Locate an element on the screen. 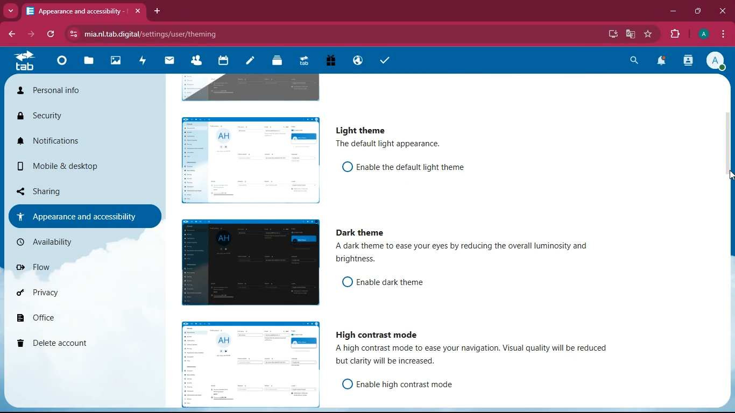  on/off button is located at coordinates (344, 281).